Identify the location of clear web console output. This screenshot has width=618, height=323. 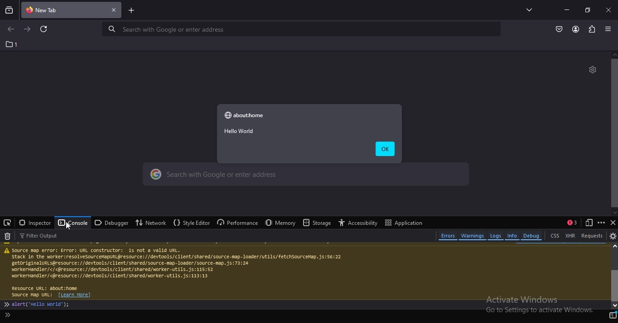
(8, 237).